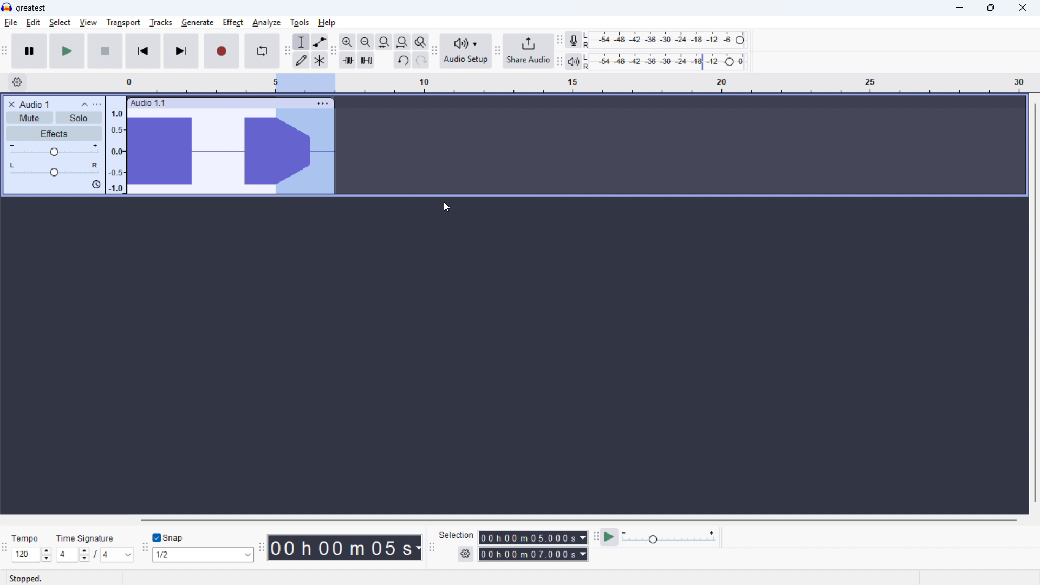 This screenshot has height=585, width=1040. What do you see at coordinates (497, 52) in the screenshot?
I see `` at bounding box center [497, 52].